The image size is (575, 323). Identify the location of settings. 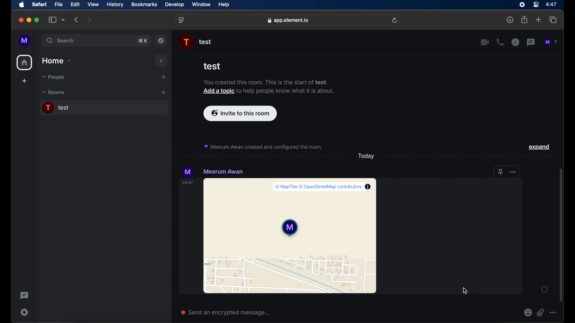
(24, 312).